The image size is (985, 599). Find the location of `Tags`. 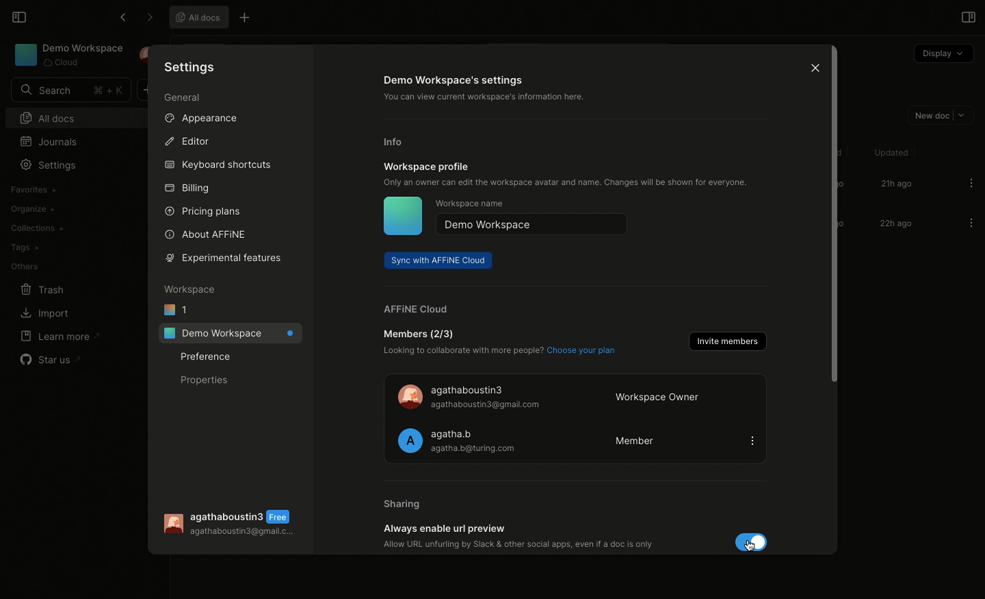

Tags is located at coordinates (24, 248).